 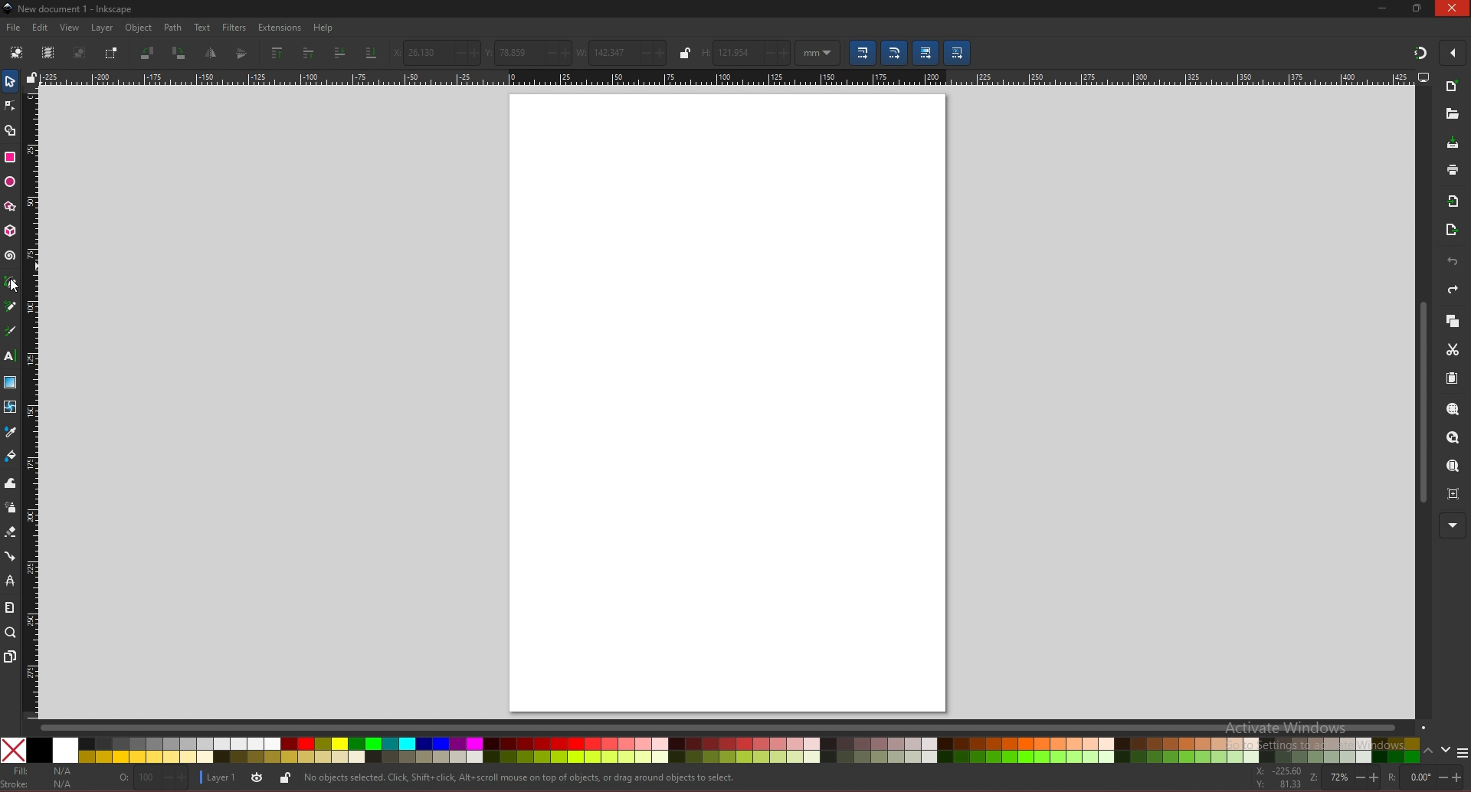 What do you see at coordinates (243, 54) in the screenshot?
I see `flip vertical` at bounding box center [243, 54].